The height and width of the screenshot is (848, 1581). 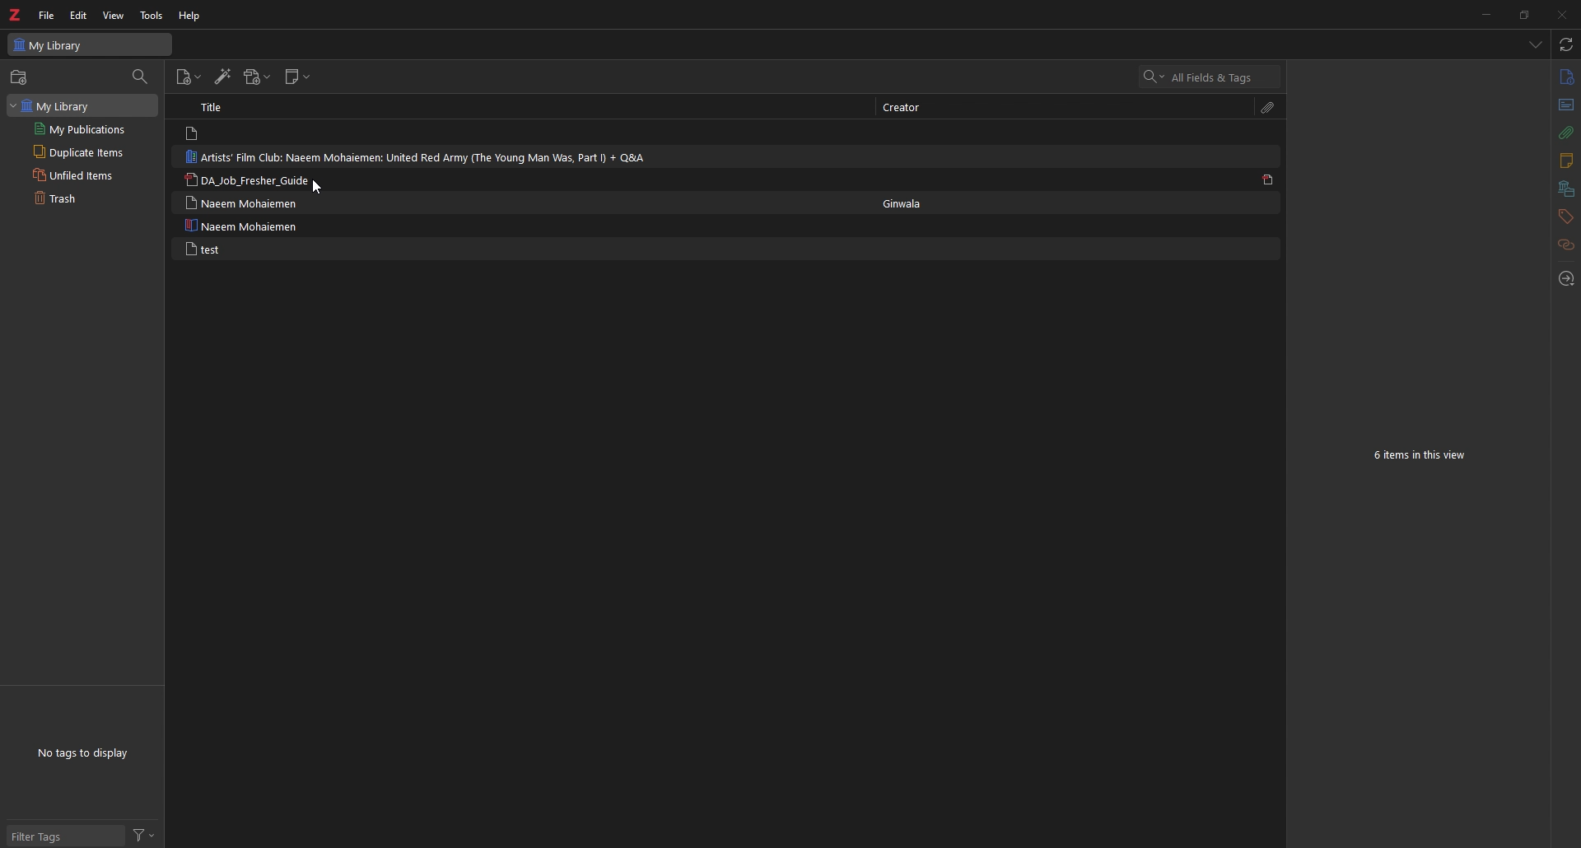 What do you see at coordinates (81, 15) in the screenshot?
I see `edit` at bounding box center [81, 15].